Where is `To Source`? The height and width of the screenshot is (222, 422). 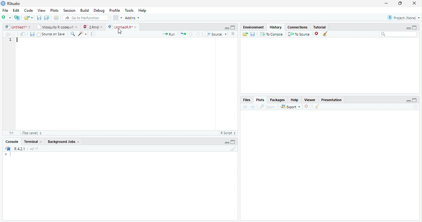
To Source is located at coordinates (299, 34).